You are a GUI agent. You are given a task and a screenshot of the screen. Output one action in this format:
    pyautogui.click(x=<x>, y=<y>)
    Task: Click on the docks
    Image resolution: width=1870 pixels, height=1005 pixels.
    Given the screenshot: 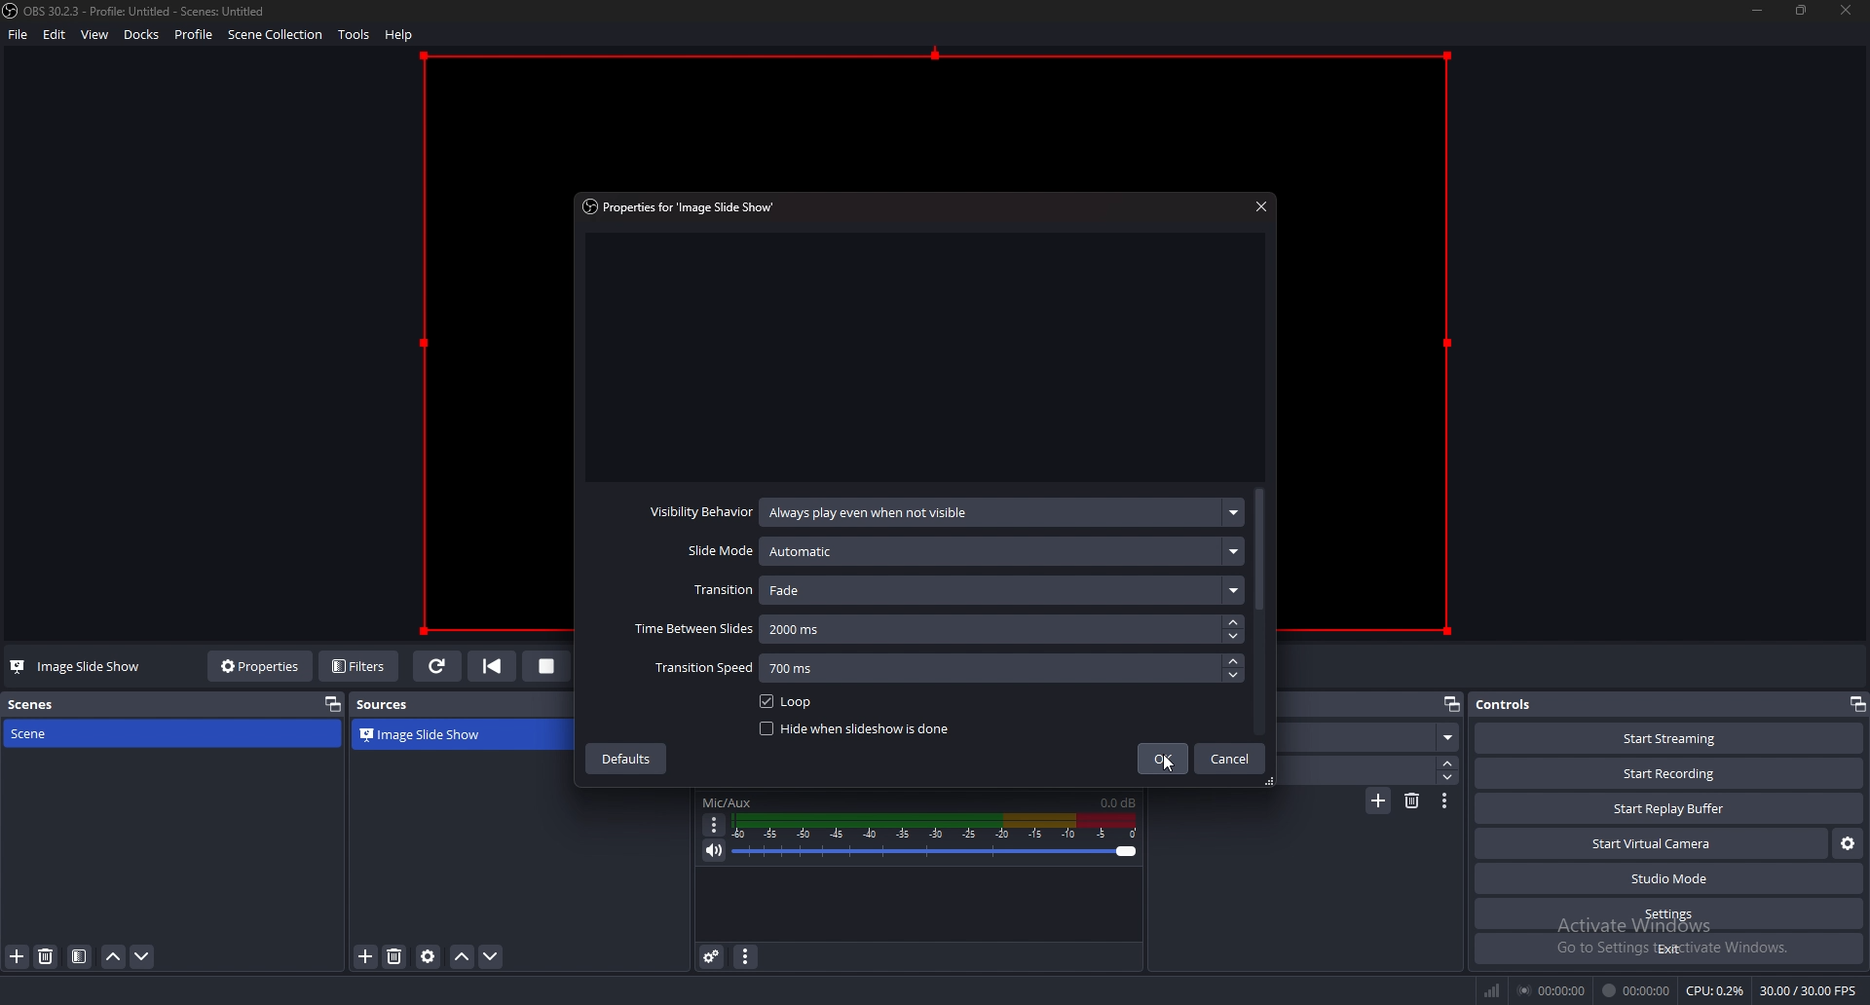 What is the action you would take?
    pyautogui.click(x=141, y=35)
    